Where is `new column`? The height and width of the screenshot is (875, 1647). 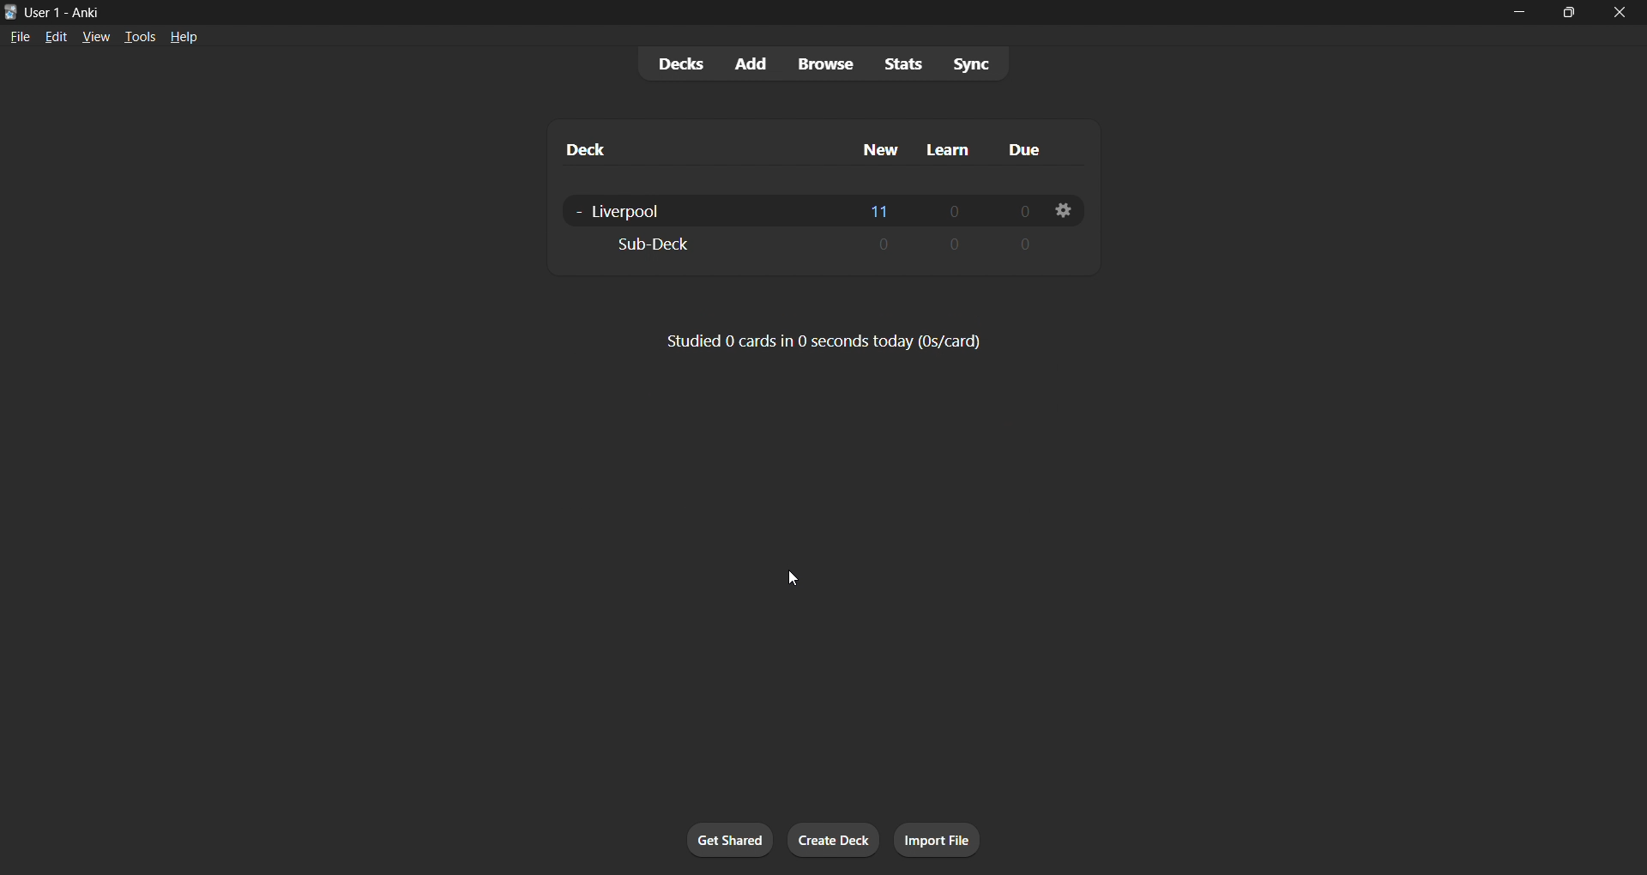 new column is located at coordinates (881, 147).